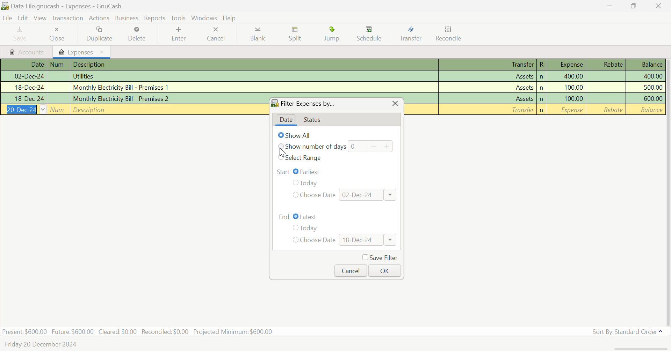  What do you see at coordinates (118, 332) in the screenshot?
I see `Cleared` at bounding box center [118, 332].